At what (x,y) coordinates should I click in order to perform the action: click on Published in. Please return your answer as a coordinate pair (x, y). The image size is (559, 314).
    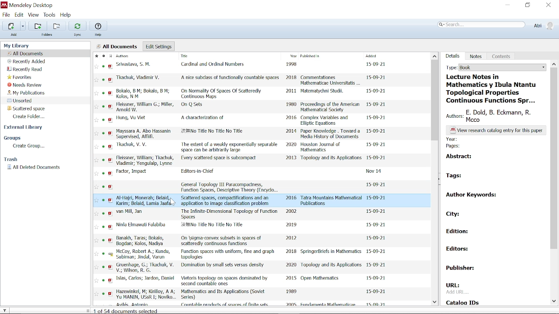
    Looking at the image, I should click on (326, 57).